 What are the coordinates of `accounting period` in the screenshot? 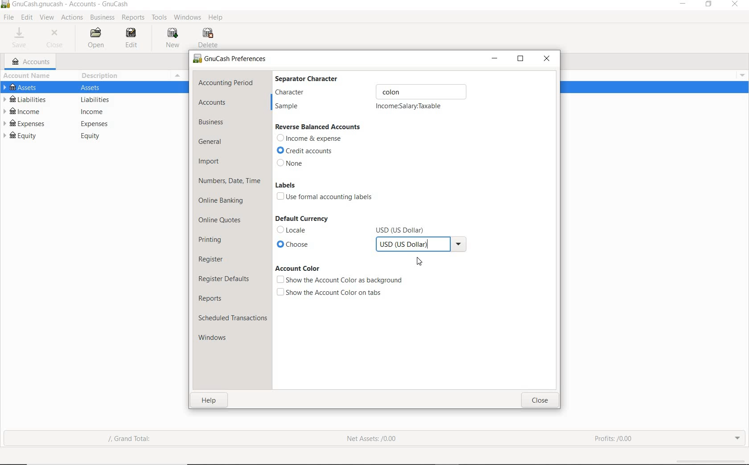 It's located at (226, 82).